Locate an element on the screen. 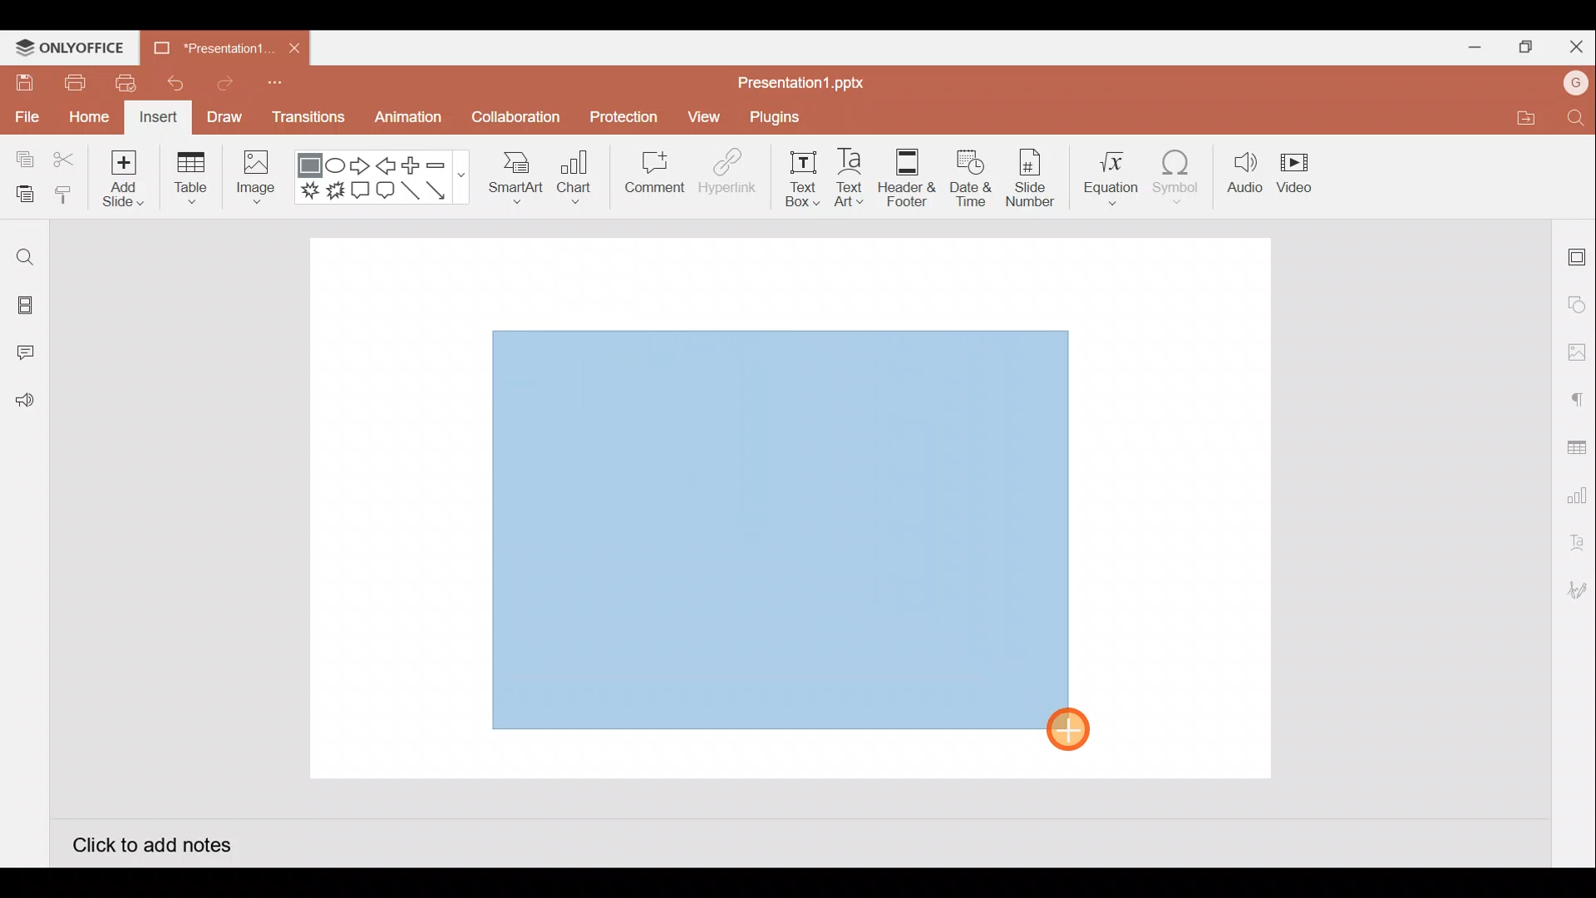 The width and height of the screenshot is (1596, 898). Video is located at coordinates (1297, 170).